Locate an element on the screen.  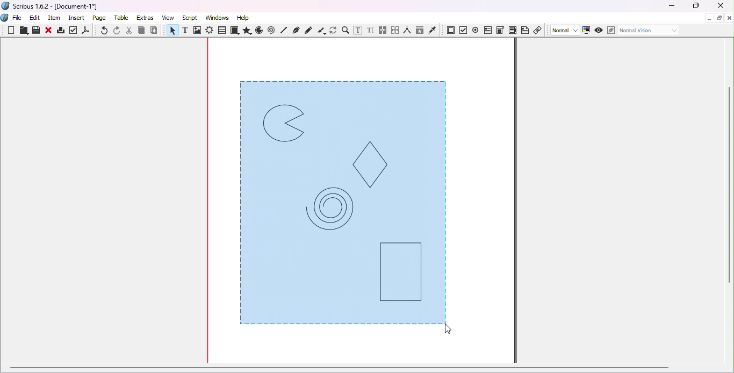
Measurements is located at coordinates (407, 30).